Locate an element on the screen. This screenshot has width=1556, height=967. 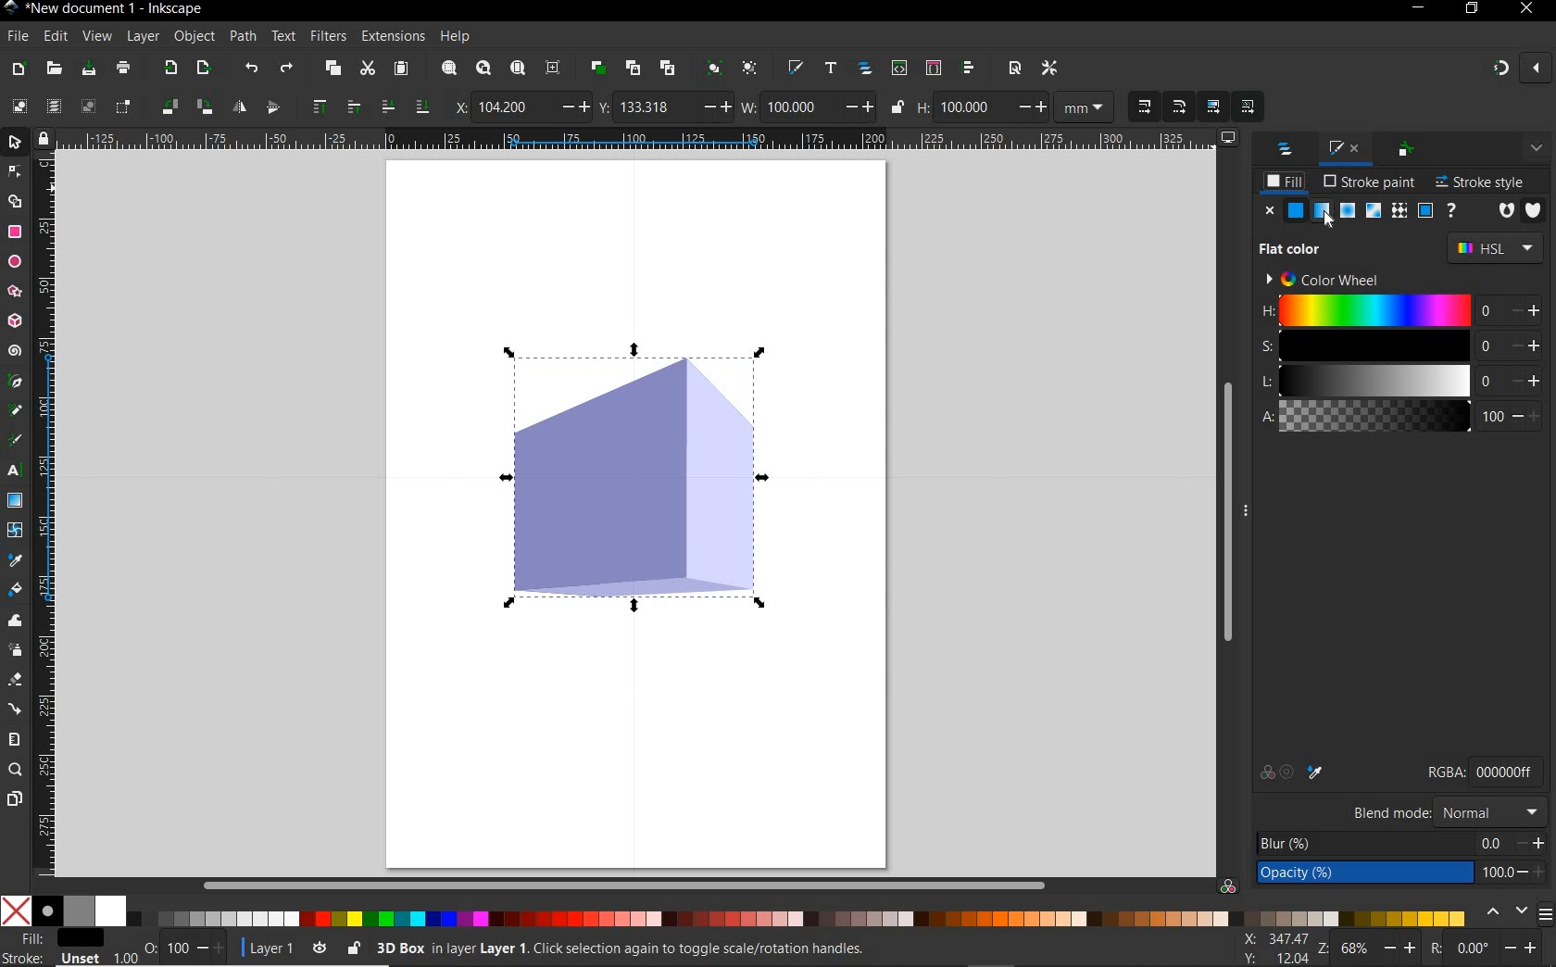
BLEND MODE is located at coordinates (1391, 812).